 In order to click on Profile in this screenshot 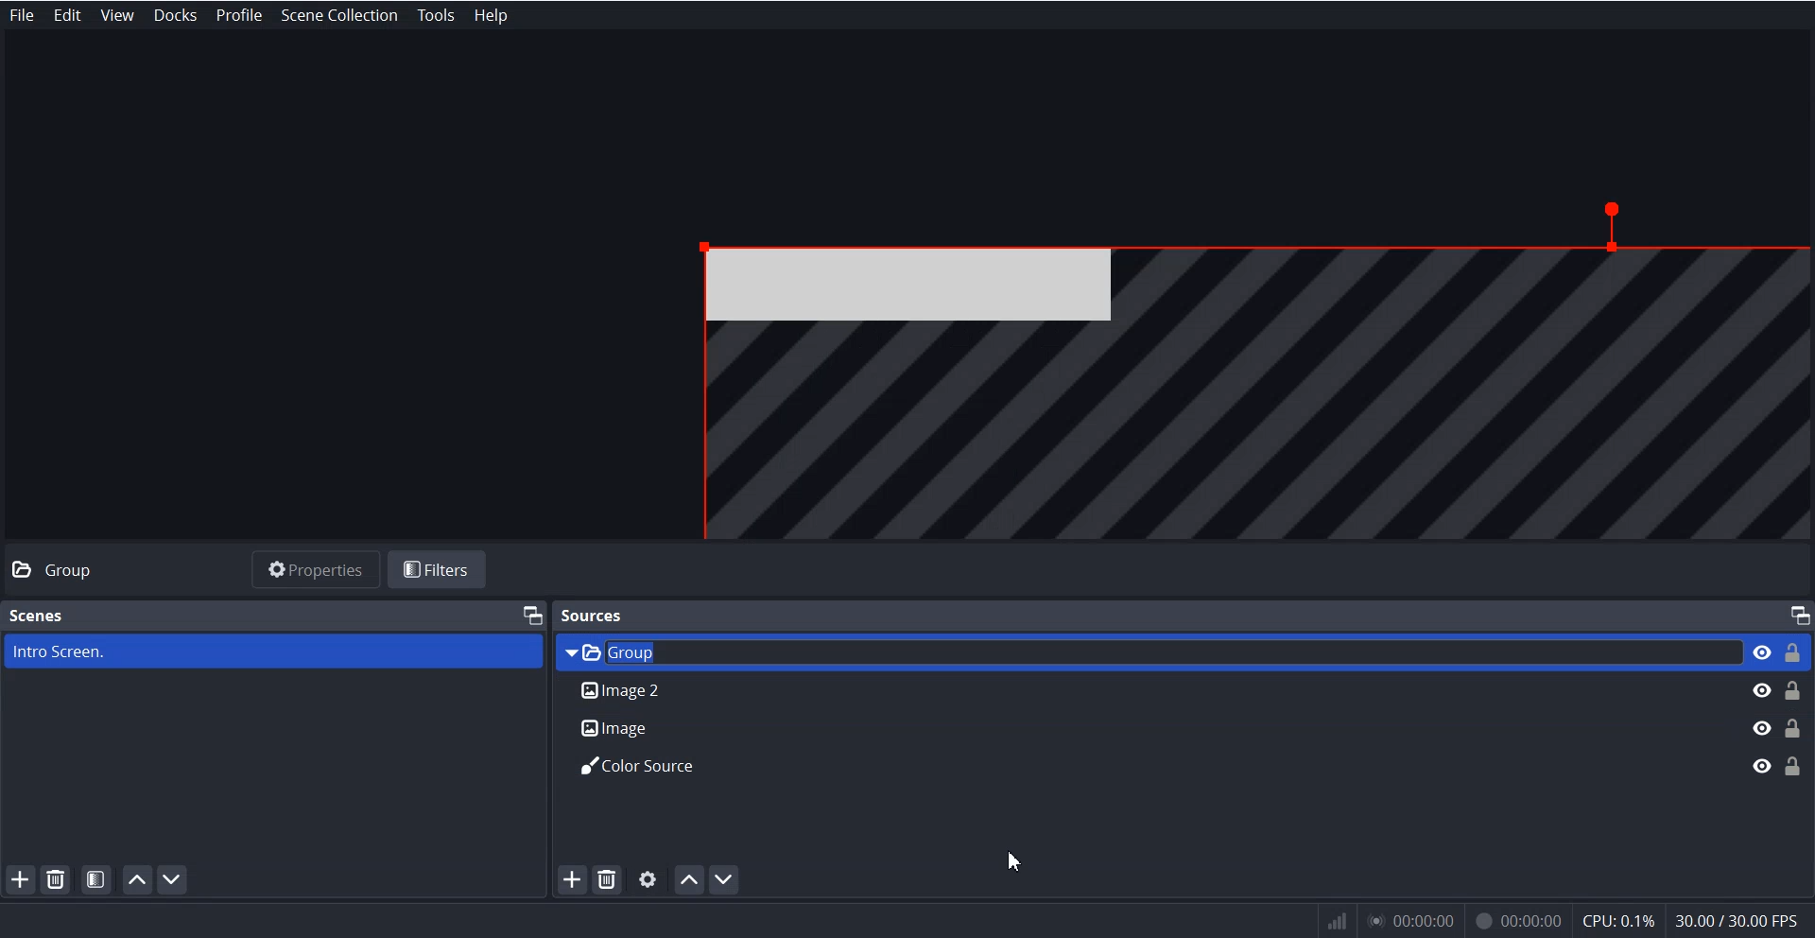, I will do `click(239, 15)`.